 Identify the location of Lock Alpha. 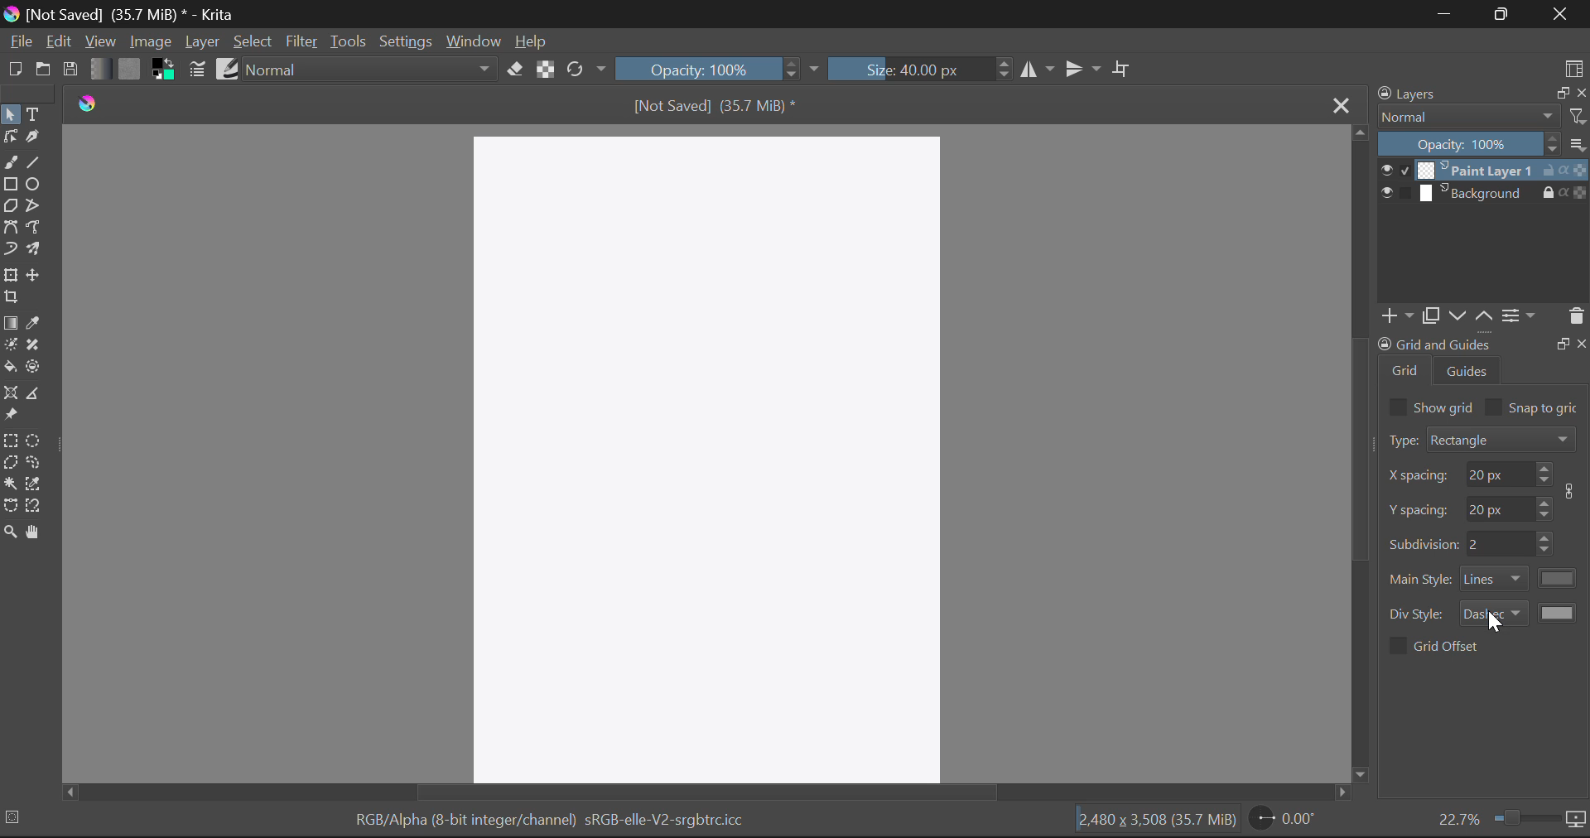
(546, 68).